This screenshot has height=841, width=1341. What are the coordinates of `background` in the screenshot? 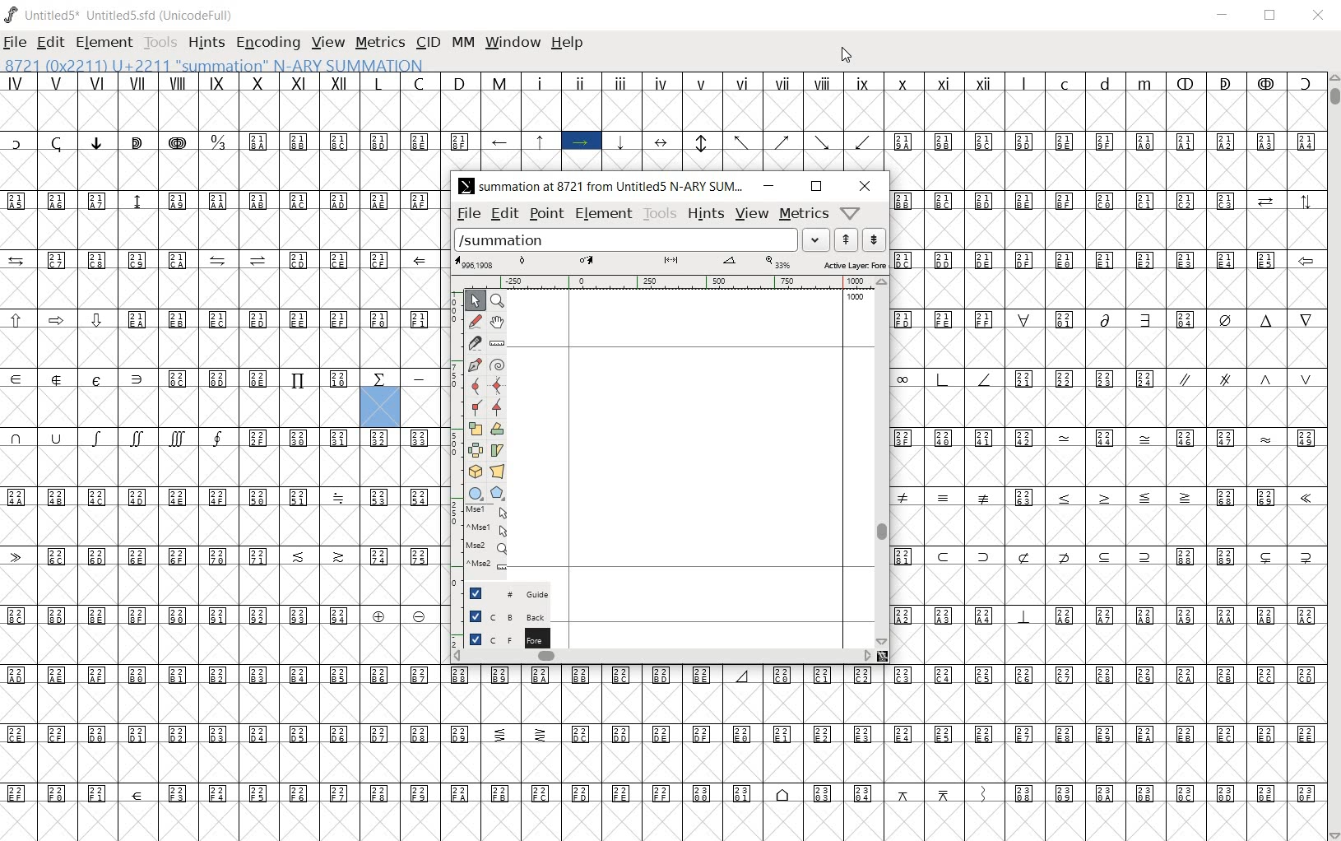 It's located at (501, 613).